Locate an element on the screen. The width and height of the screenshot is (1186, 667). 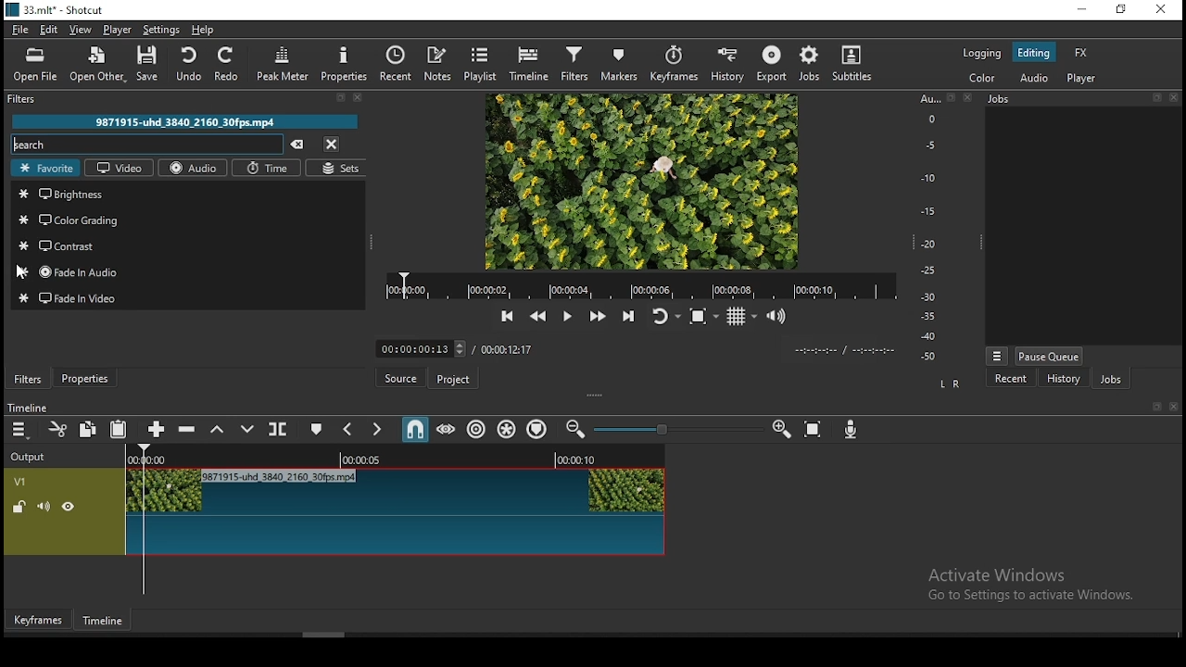
time is located at coordinates (268, 168).